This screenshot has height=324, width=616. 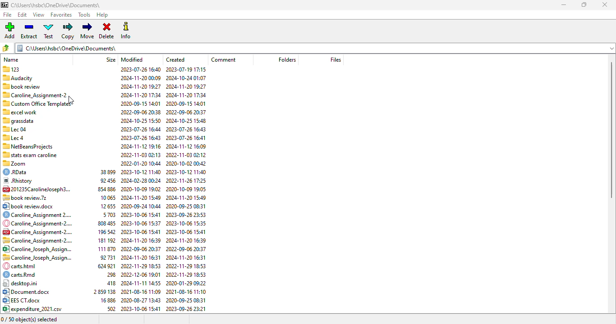 What do you see at coordinates (184, 274) in the screenshot?
I see `2022-11-2918:53` at bounding box center [184, 274].